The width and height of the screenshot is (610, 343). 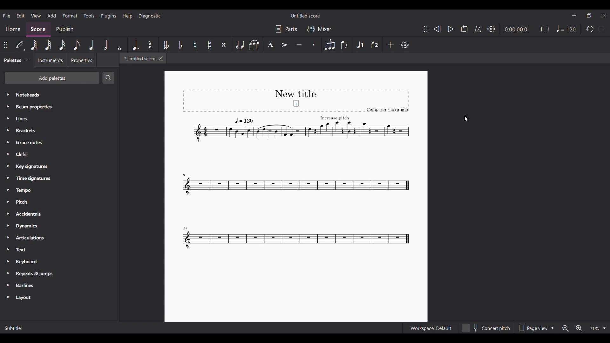 I want to click on Minimize, so click(x=574, y=15).